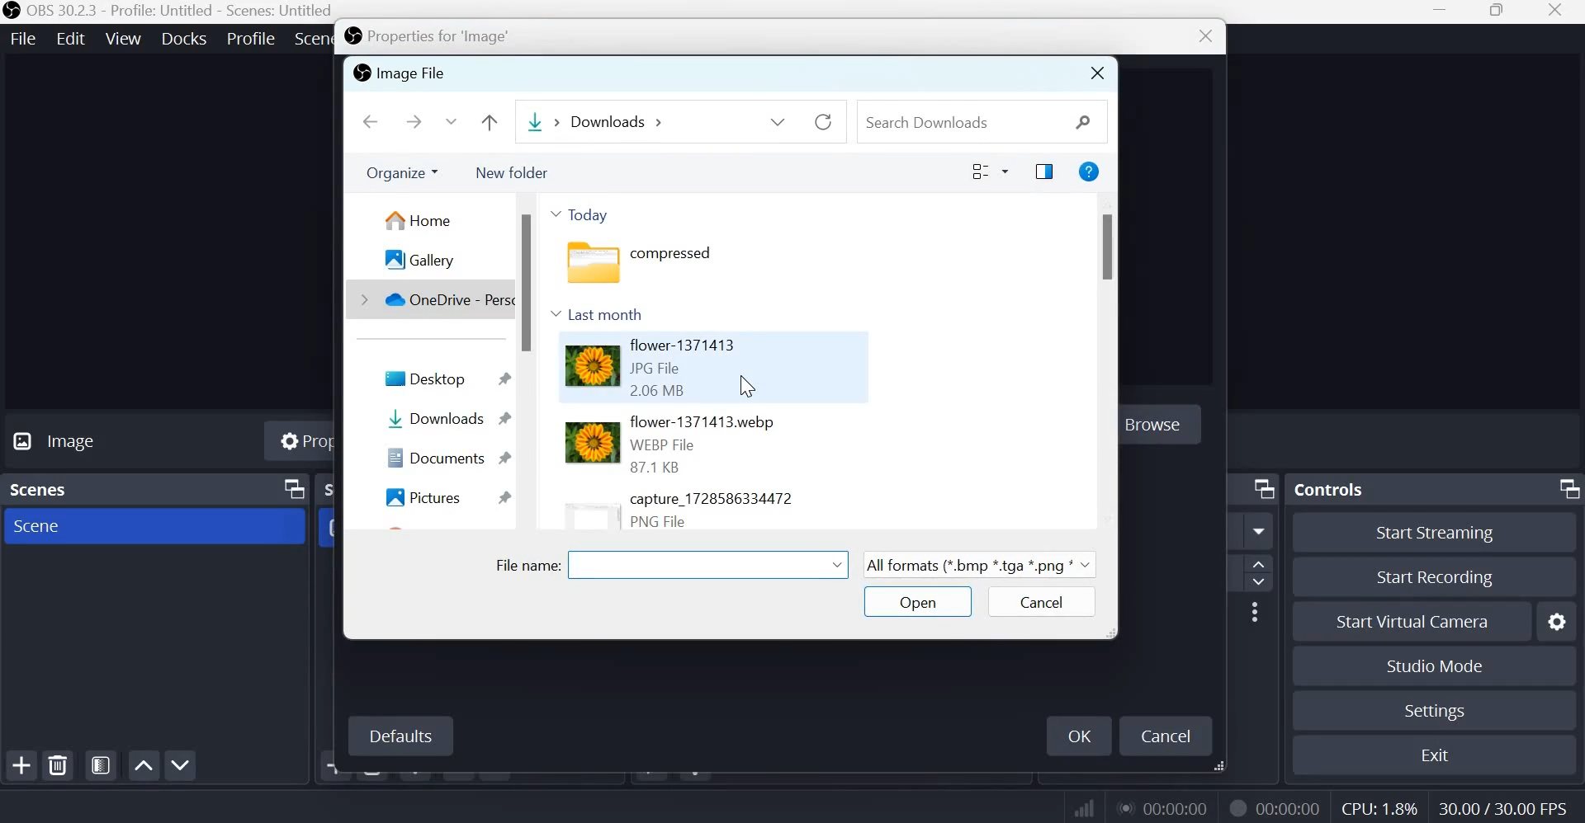 This screenshot has height=823, width=1585. What do you see at coordinates (1040, 172) in the screenshot?
I see `show the preview pane` at bounding box center [1040, 172].